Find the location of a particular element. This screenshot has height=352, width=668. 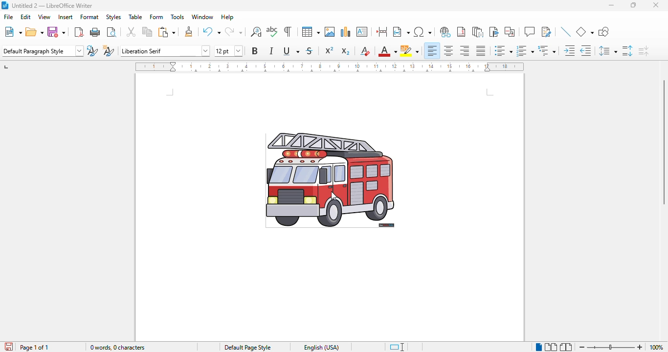

toggle ordered list is located at coordinates (525, 51).